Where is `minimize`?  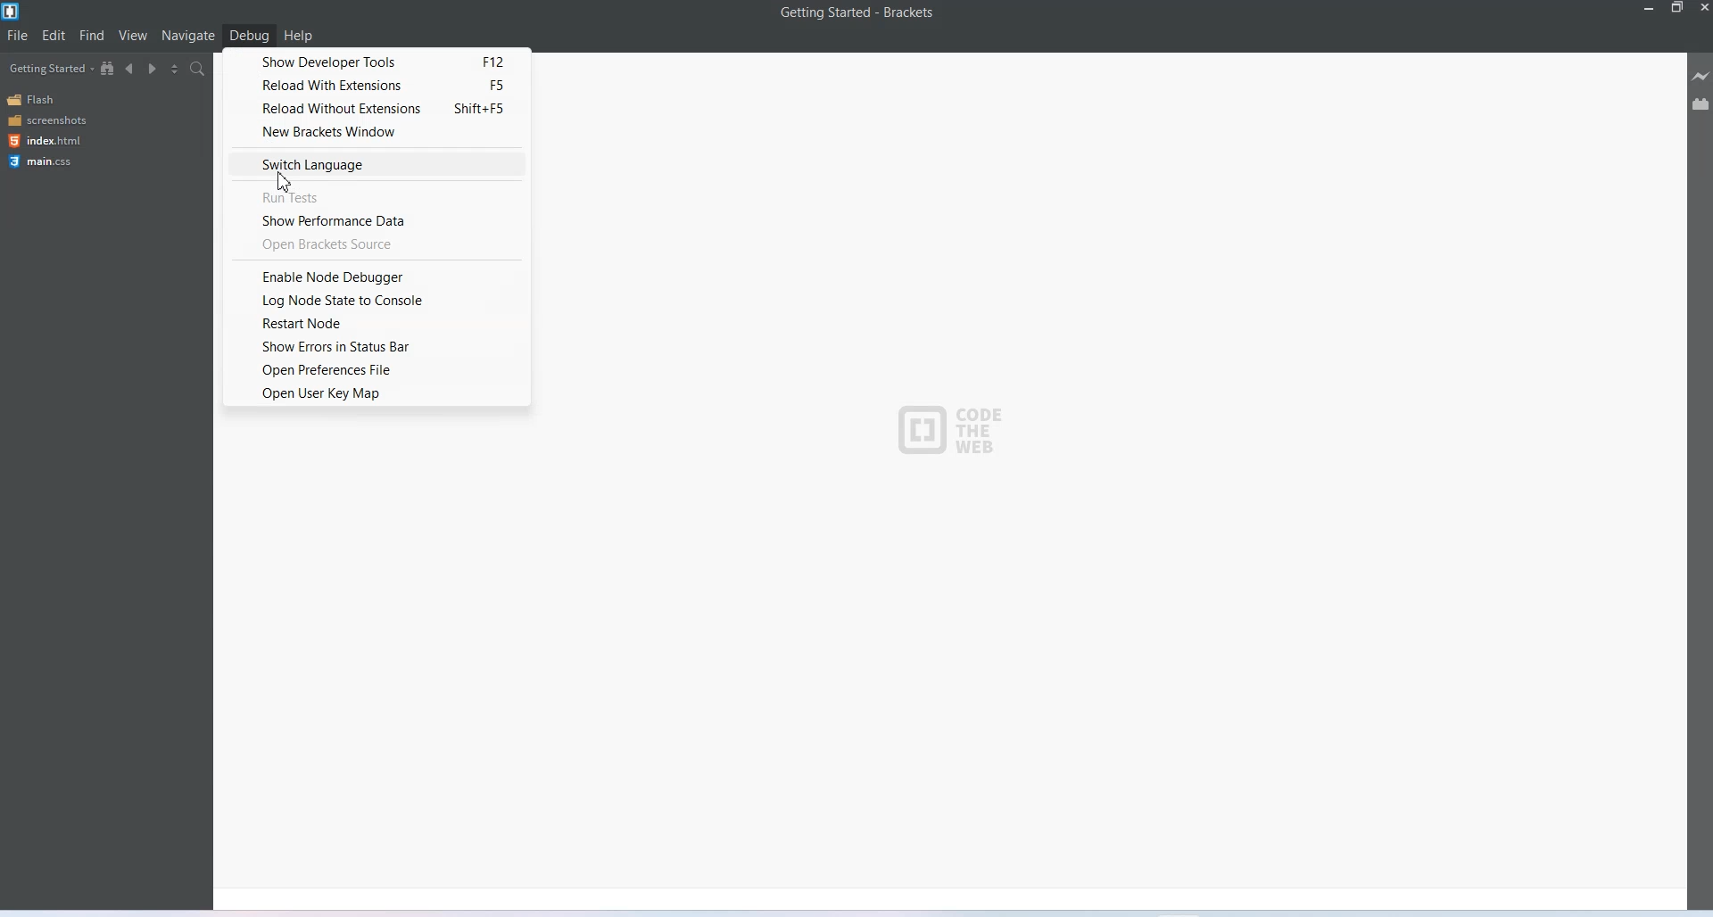
minimize is located at coordinates (1647, 9).